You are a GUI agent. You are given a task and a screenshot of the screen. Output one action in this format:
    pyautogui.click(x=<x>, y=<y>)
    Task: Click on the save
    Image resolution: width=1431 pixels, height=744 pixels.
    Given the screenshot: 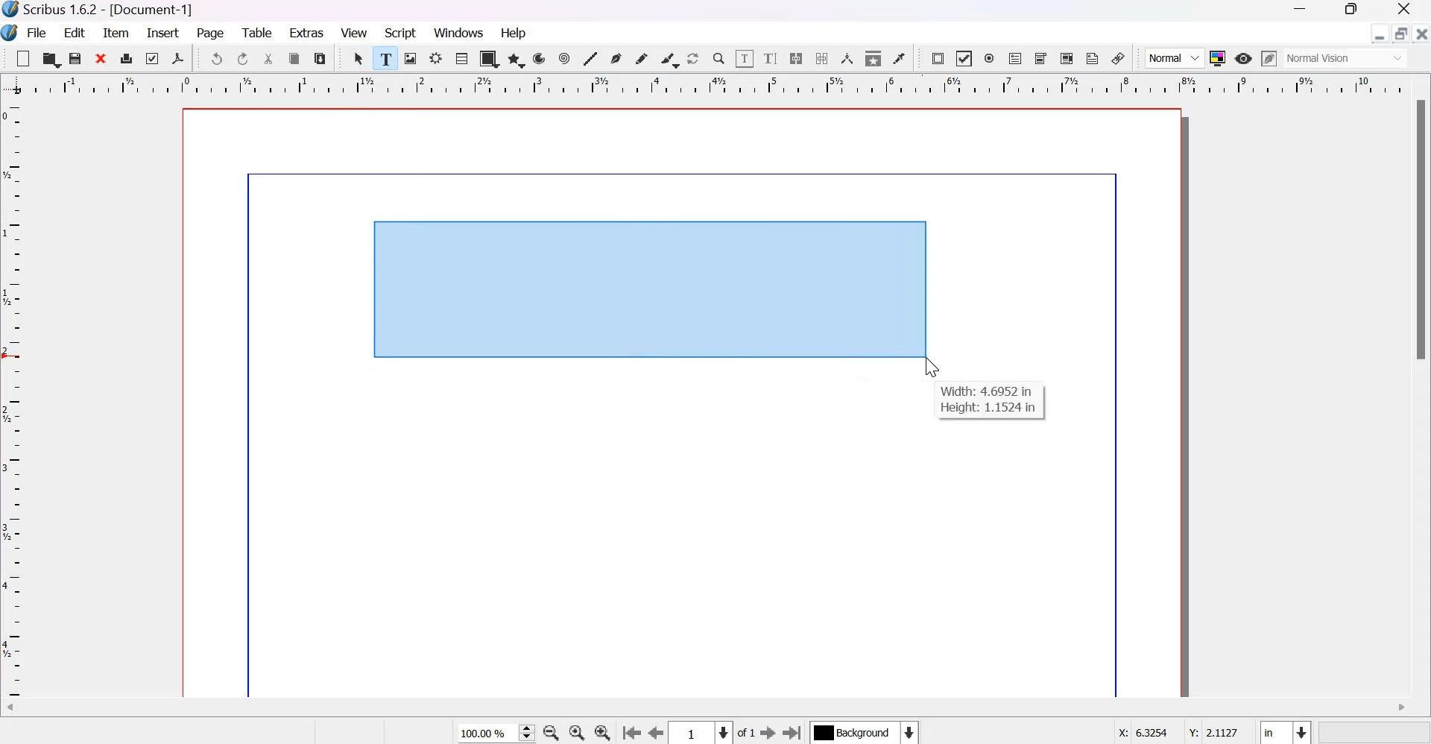 What is the action you would take?
    pyautogui.click(x=76, y=58)
    